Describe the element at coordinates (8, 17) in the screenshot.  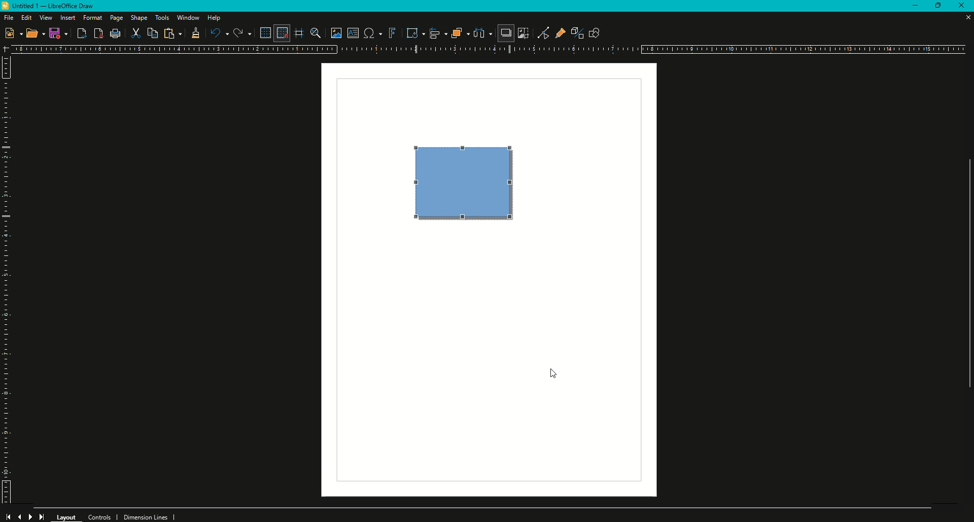
I see `File` at that location.